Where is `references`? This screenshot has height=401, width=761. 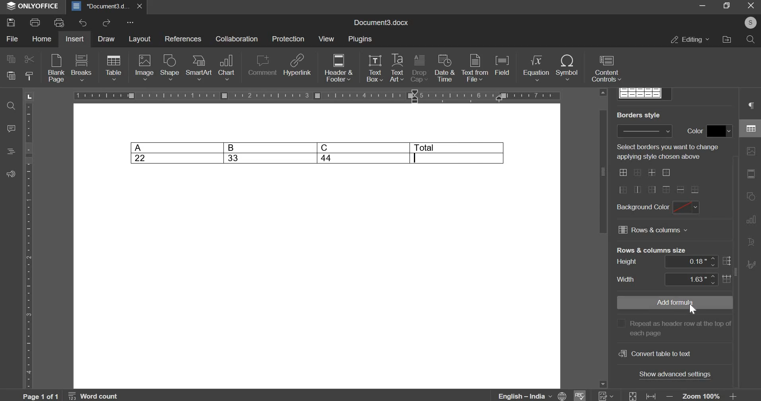
references is located at coordinates (184, 39).